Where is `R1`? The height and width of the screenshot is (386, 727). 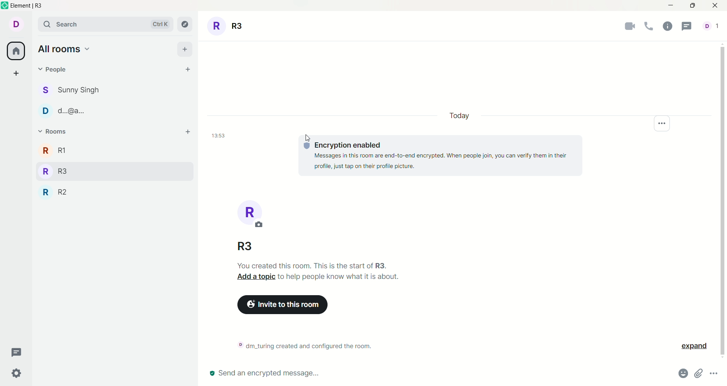 R1 is located at coordinates (52, 151).